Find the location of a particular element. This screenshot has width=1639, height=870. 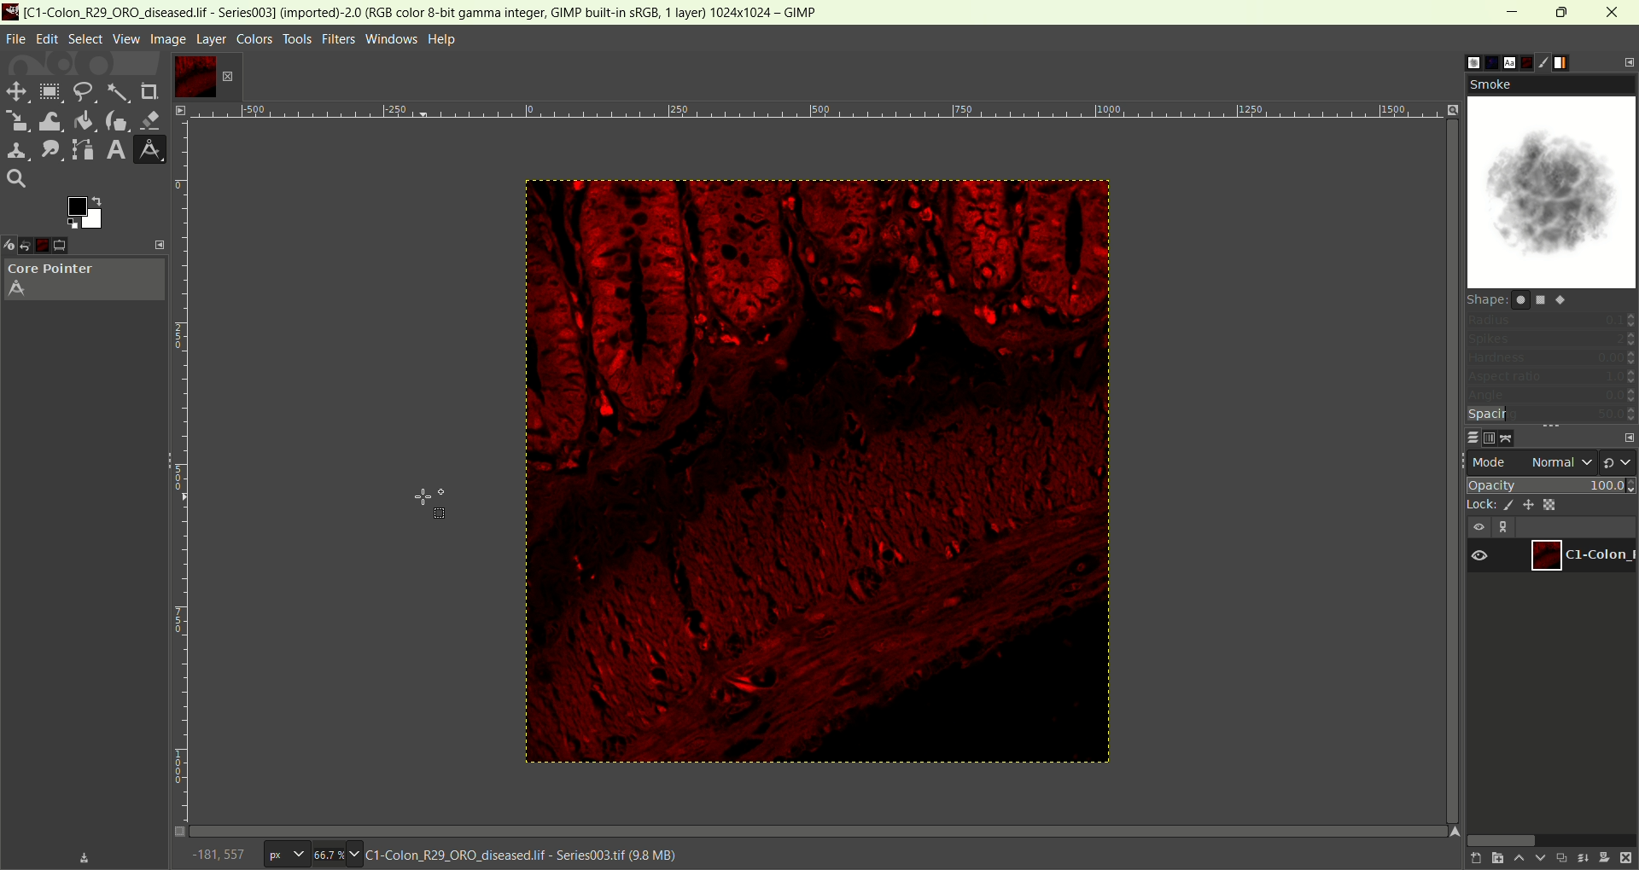

switch to another group of mode is located at coordinates (1619, 461).